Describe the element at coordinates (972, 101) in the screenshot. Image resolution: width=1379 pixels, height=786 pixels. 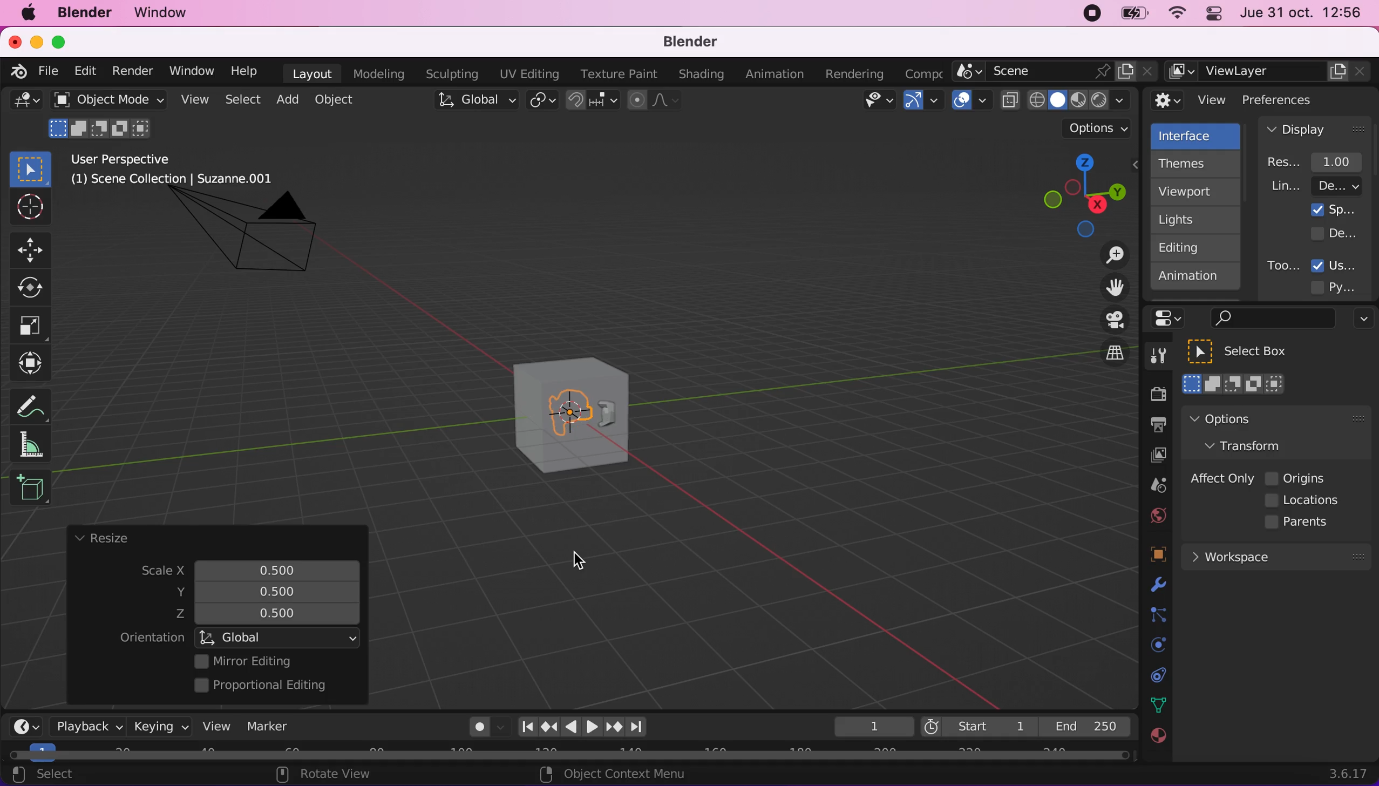
I see `overlays` at that location.